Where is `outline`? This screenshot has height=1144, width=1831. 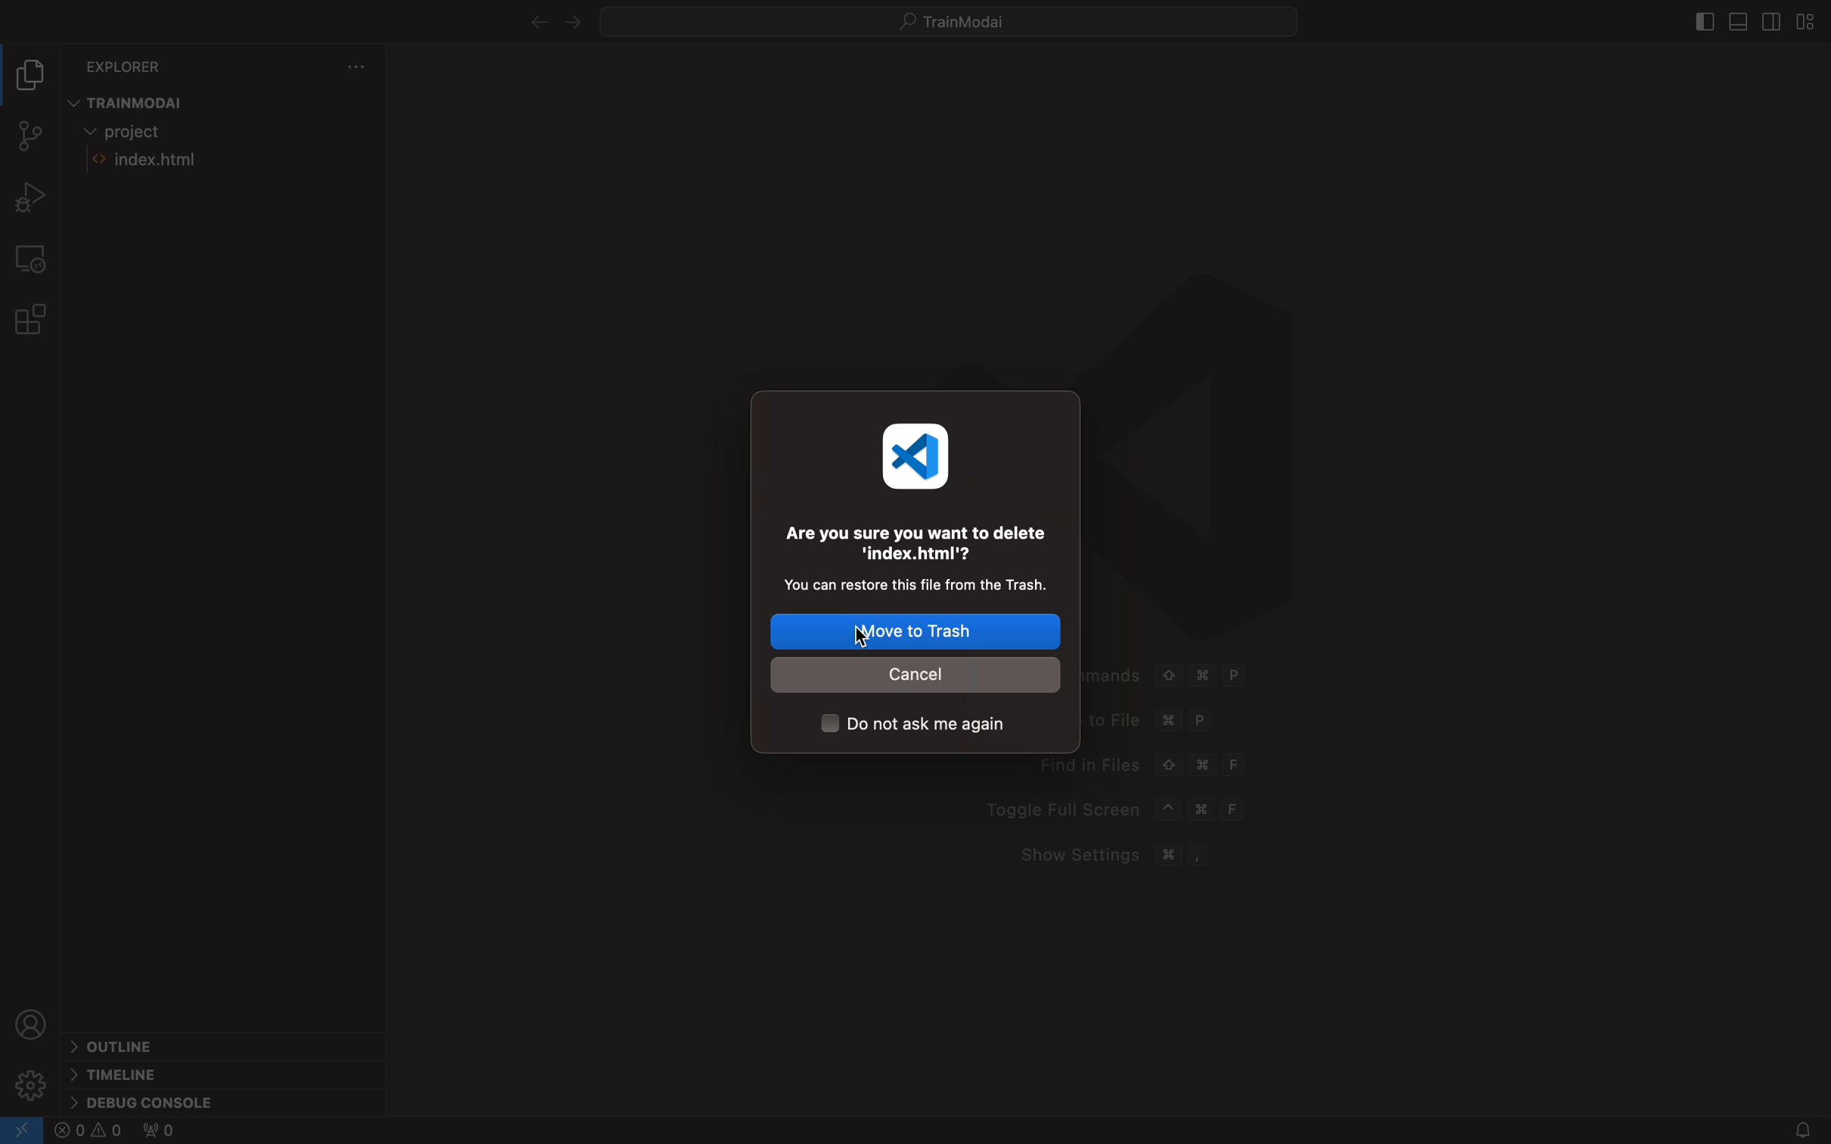
outline is located at coordinates (125, 1045).